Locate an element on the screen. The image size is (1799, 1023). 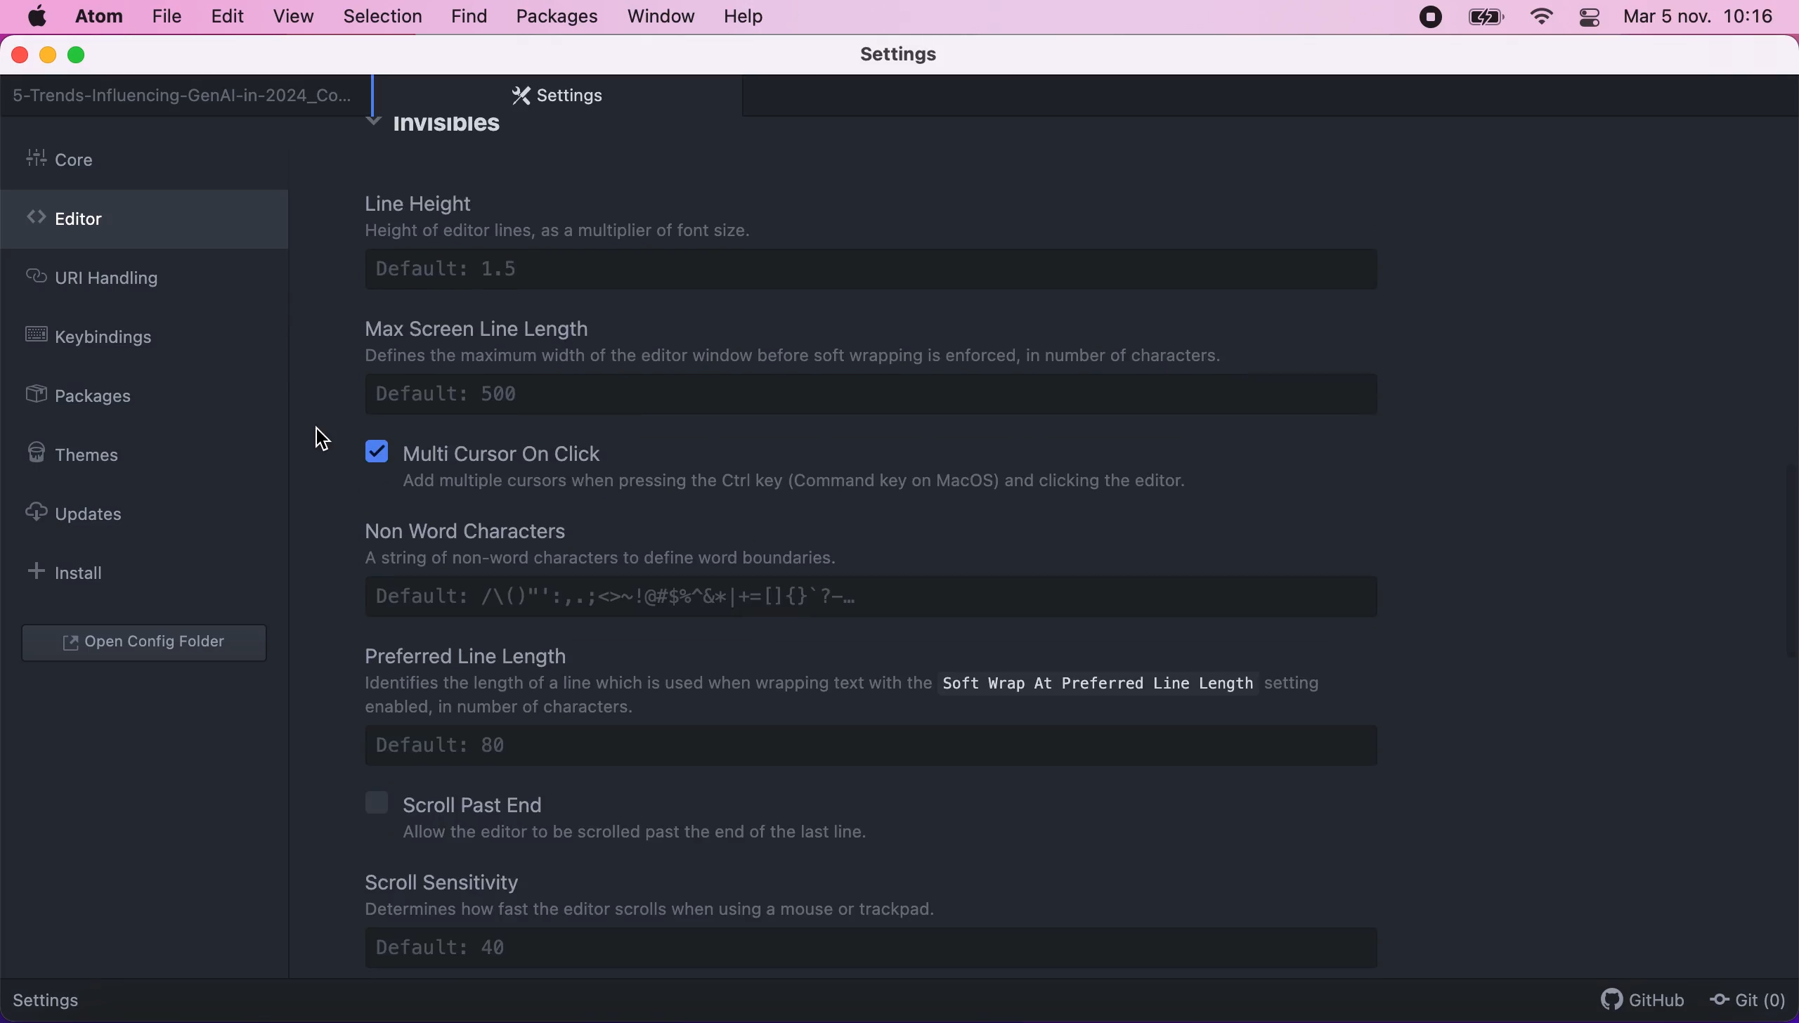
mac logo is located at coordinates (36, 17).